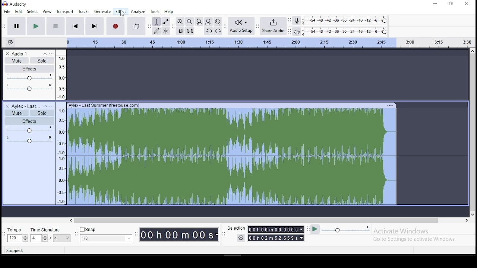 Image resolution: width=477 pixels, height=268 pixels. I want to click on collapse, so click(45, 106).